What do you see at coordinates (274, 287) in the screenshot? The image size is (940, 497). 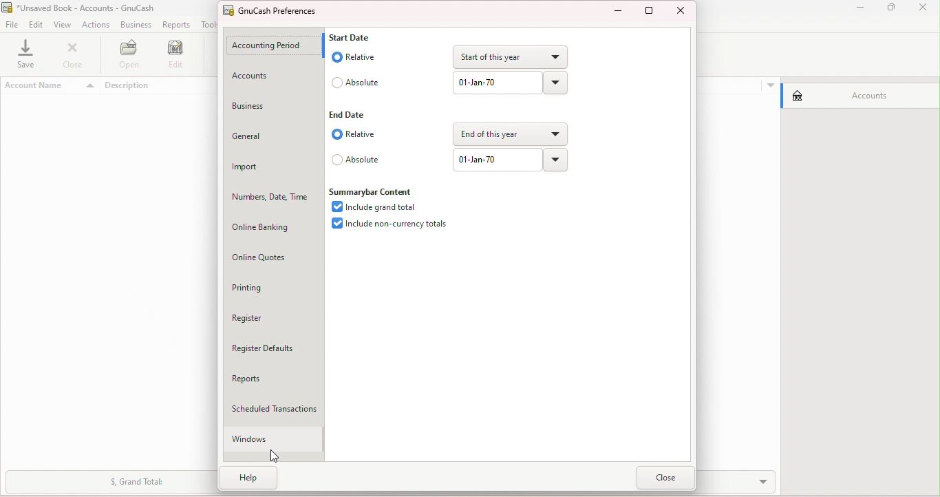 I see `Printing` at bounding box center [274, 287].